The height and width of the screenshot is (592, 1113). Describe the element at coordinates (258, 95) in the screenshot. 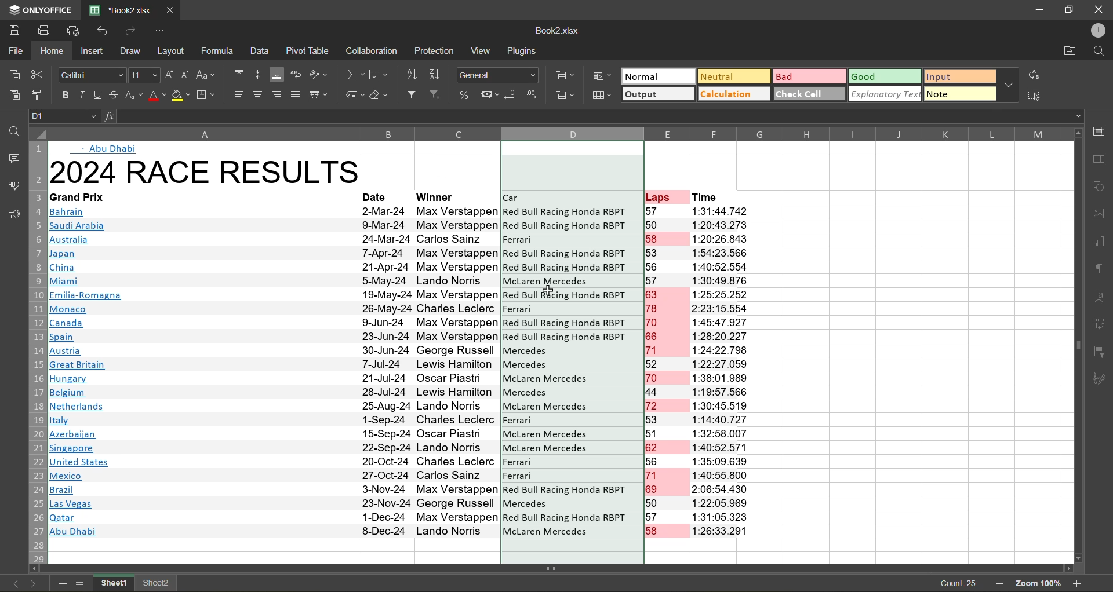

I see `align center` at that location.